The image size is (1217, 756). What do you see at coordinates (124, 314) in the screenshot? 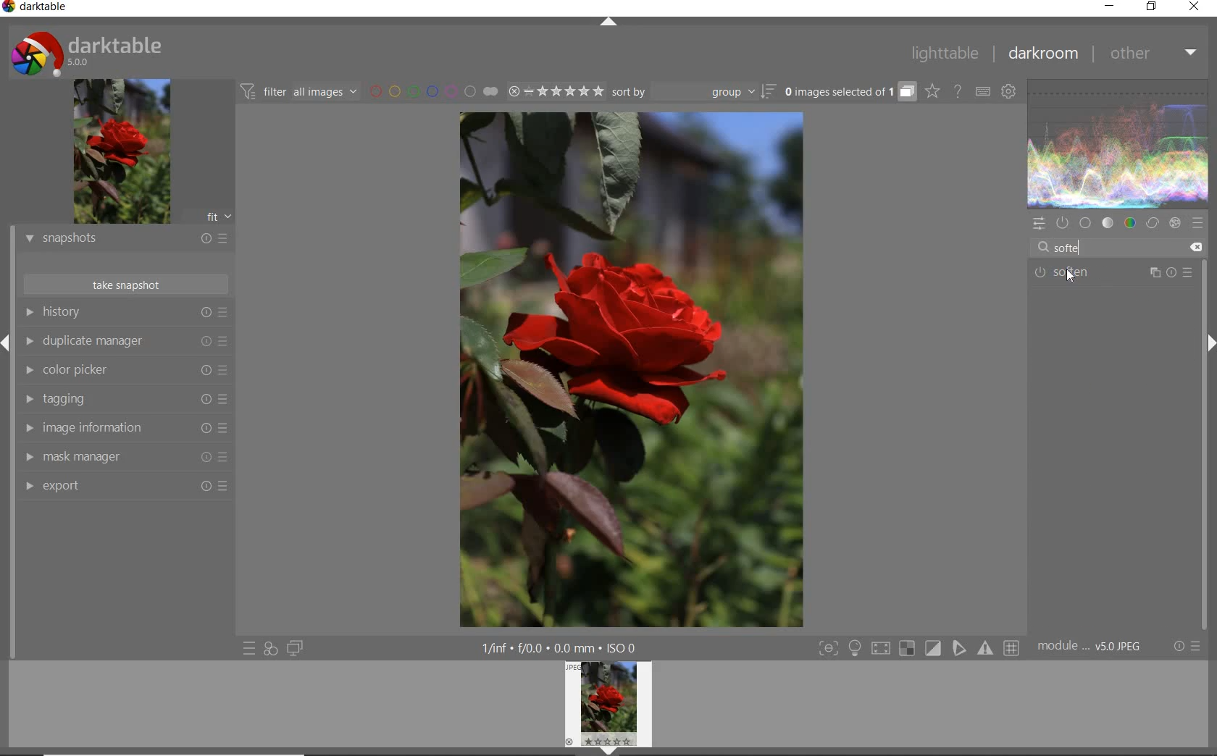
I see `history` at bounding box center [124, 314].